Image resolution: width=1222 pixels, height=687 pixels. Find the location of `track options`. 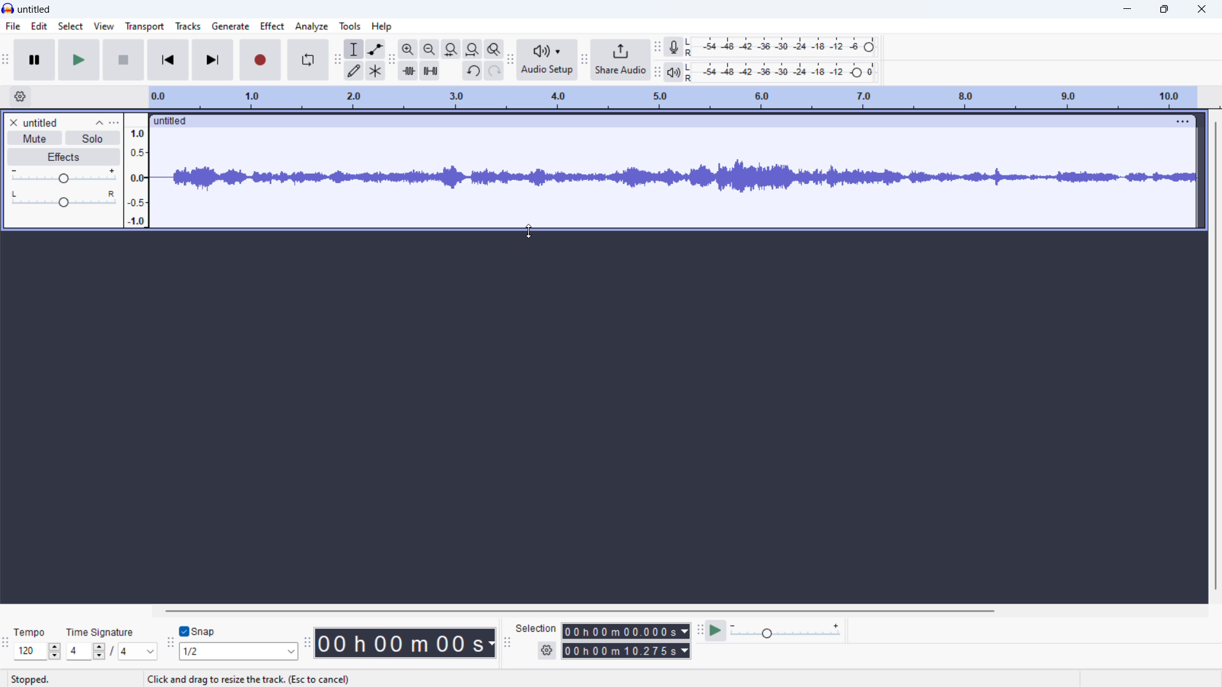

track options is located at coordinates (1181, 121).